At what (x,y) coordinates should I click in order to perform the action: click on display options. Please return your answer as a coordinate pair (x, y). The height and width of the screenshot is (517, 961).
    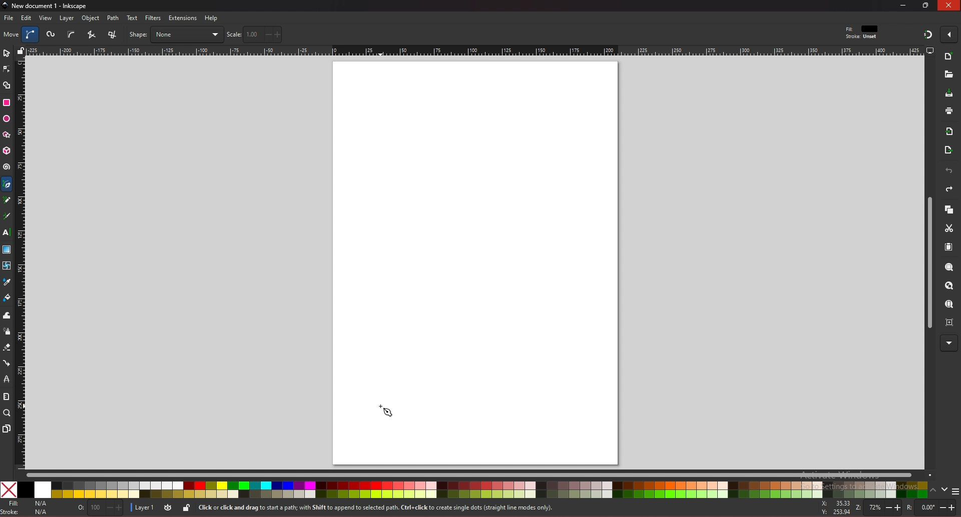
    Looking at the image, I should click on (929, 50).